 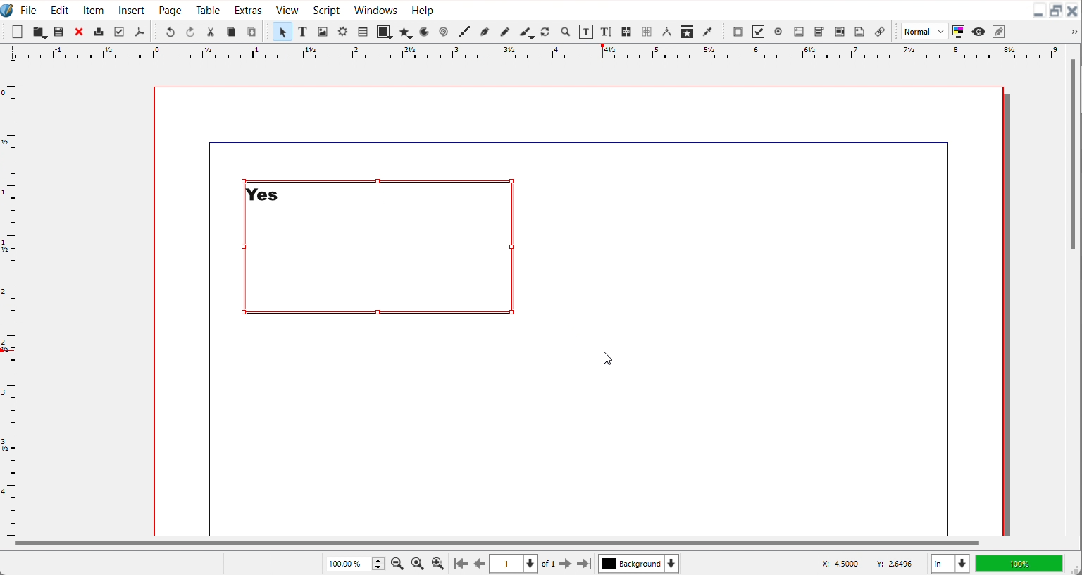 What do you see at coordinates (251, 31) in the screenshot?
I see `Paste` at bounding box center [251, 31].